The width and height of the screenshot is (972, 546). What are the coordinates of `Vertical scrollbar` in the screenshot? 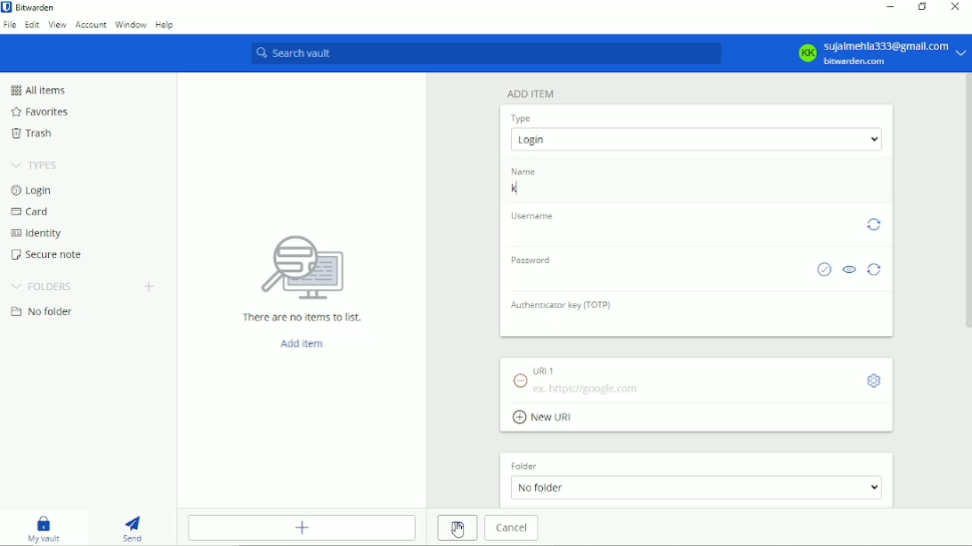 It's located at (966, 202).